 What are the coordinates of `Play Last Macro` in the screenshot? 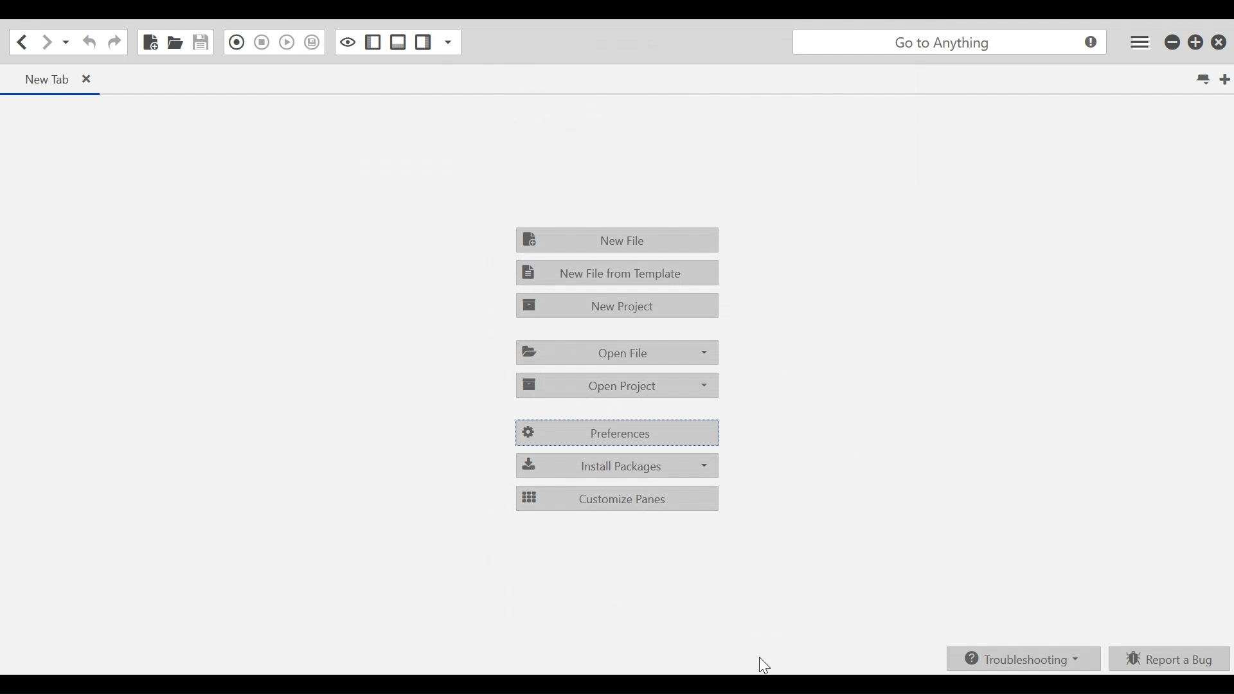 It's located at (287, 42).